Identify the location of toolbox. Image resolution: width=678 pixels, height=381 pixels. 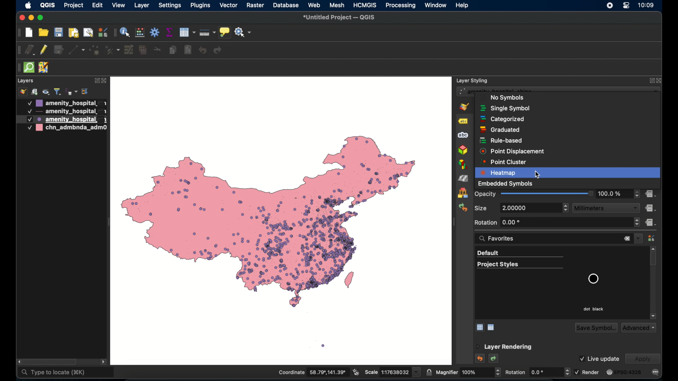
(155, 32).